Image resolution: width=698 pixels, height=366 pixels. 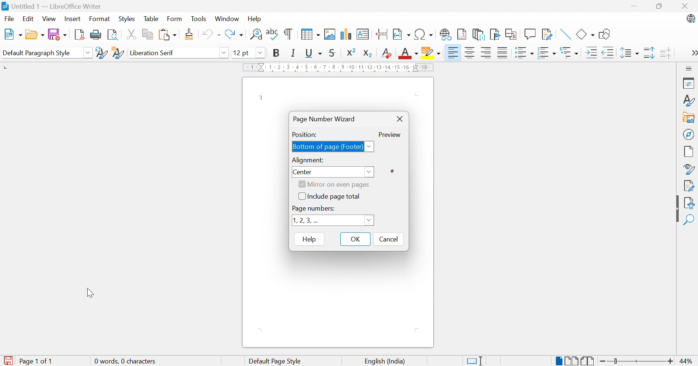 What do you see at coordinates (101, 53) in the screenshot?
I see `Update selected style` at bounding box center [101, 53].